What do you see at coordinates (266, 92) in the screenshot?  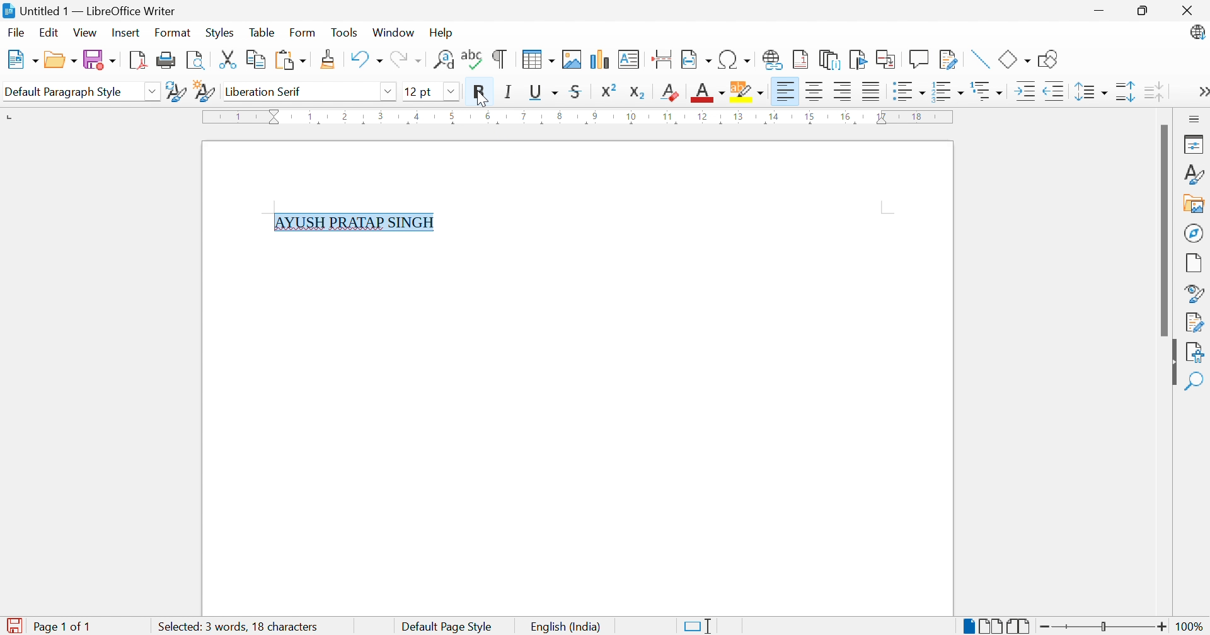 I see `Liberation Serif` at bounding box center [266, 92].